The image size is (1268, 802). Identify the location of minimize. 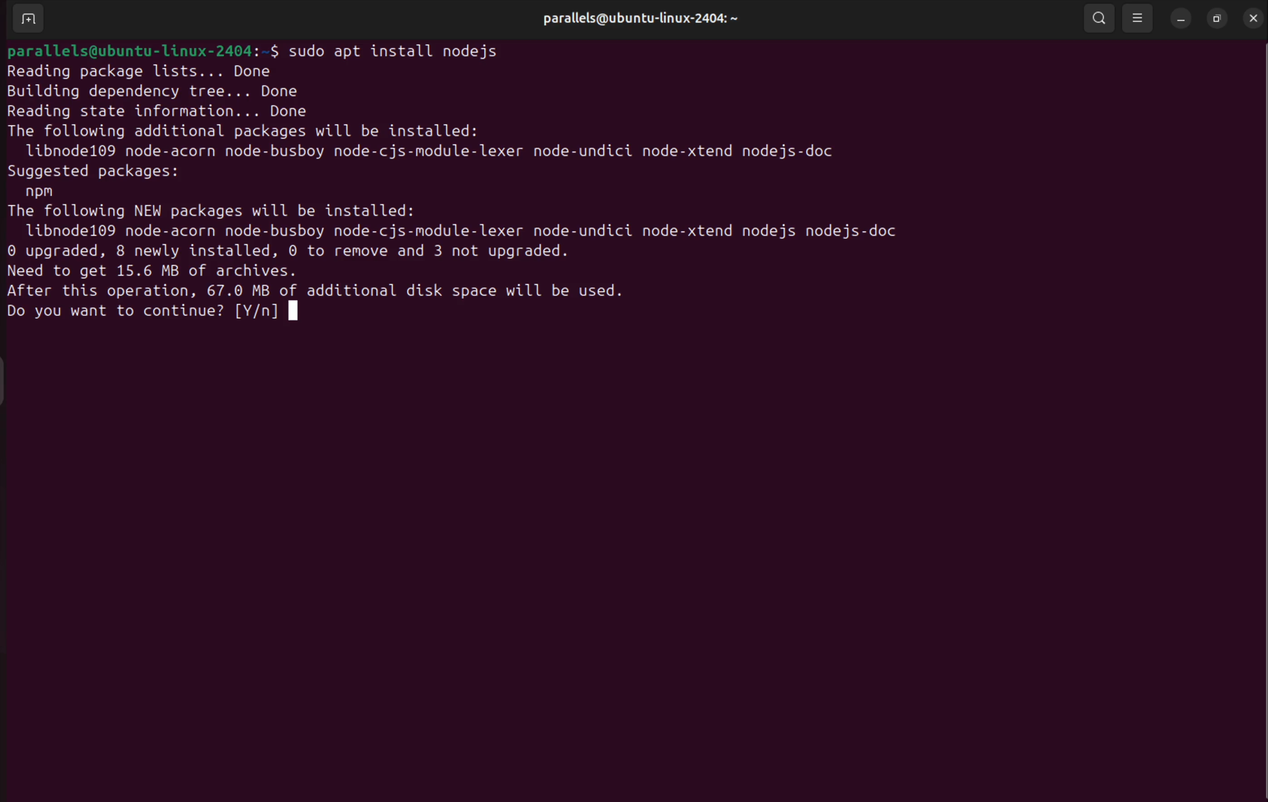
(1180, 21).